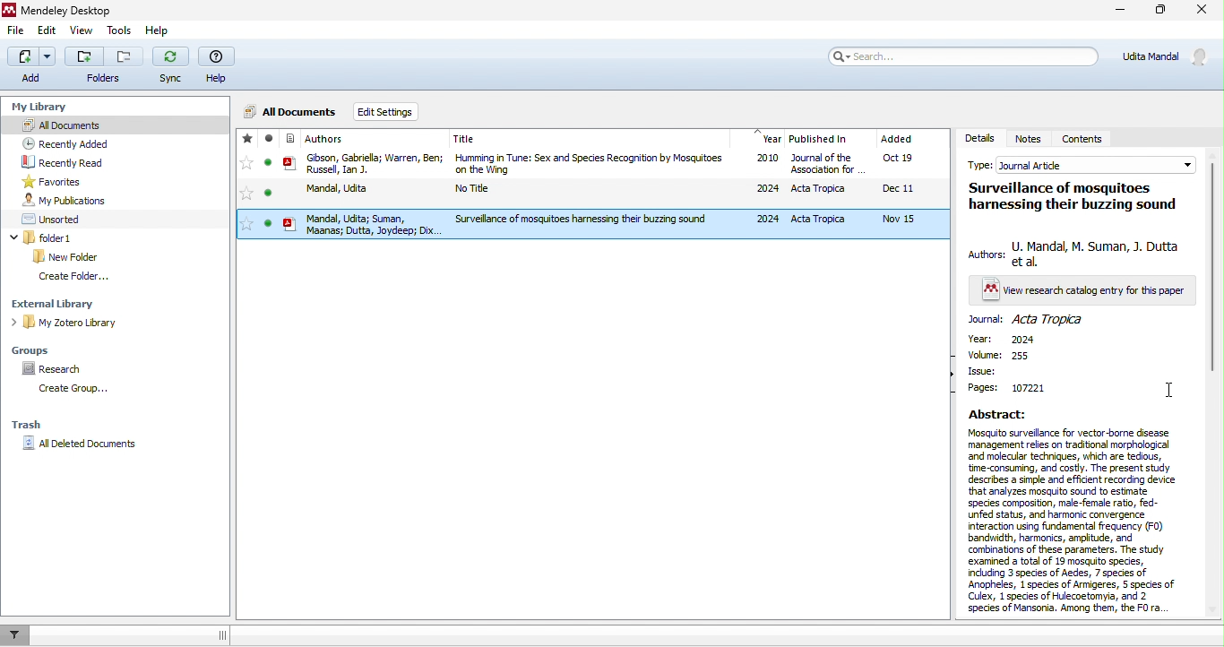 The width and height of the screenshot is (1224, 647). What do you see at coordinates (82, 390) in the screenshot?
I see `create group` at bounding box center [82, 390].